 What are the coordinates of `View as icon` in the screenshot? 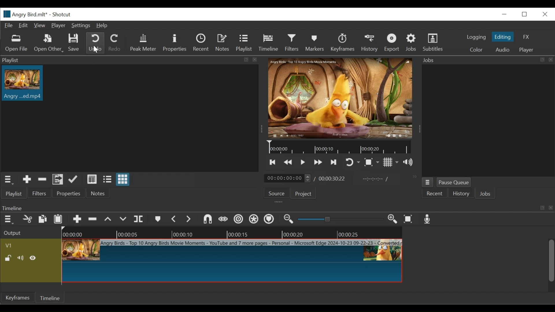 It's located at (123, 179).